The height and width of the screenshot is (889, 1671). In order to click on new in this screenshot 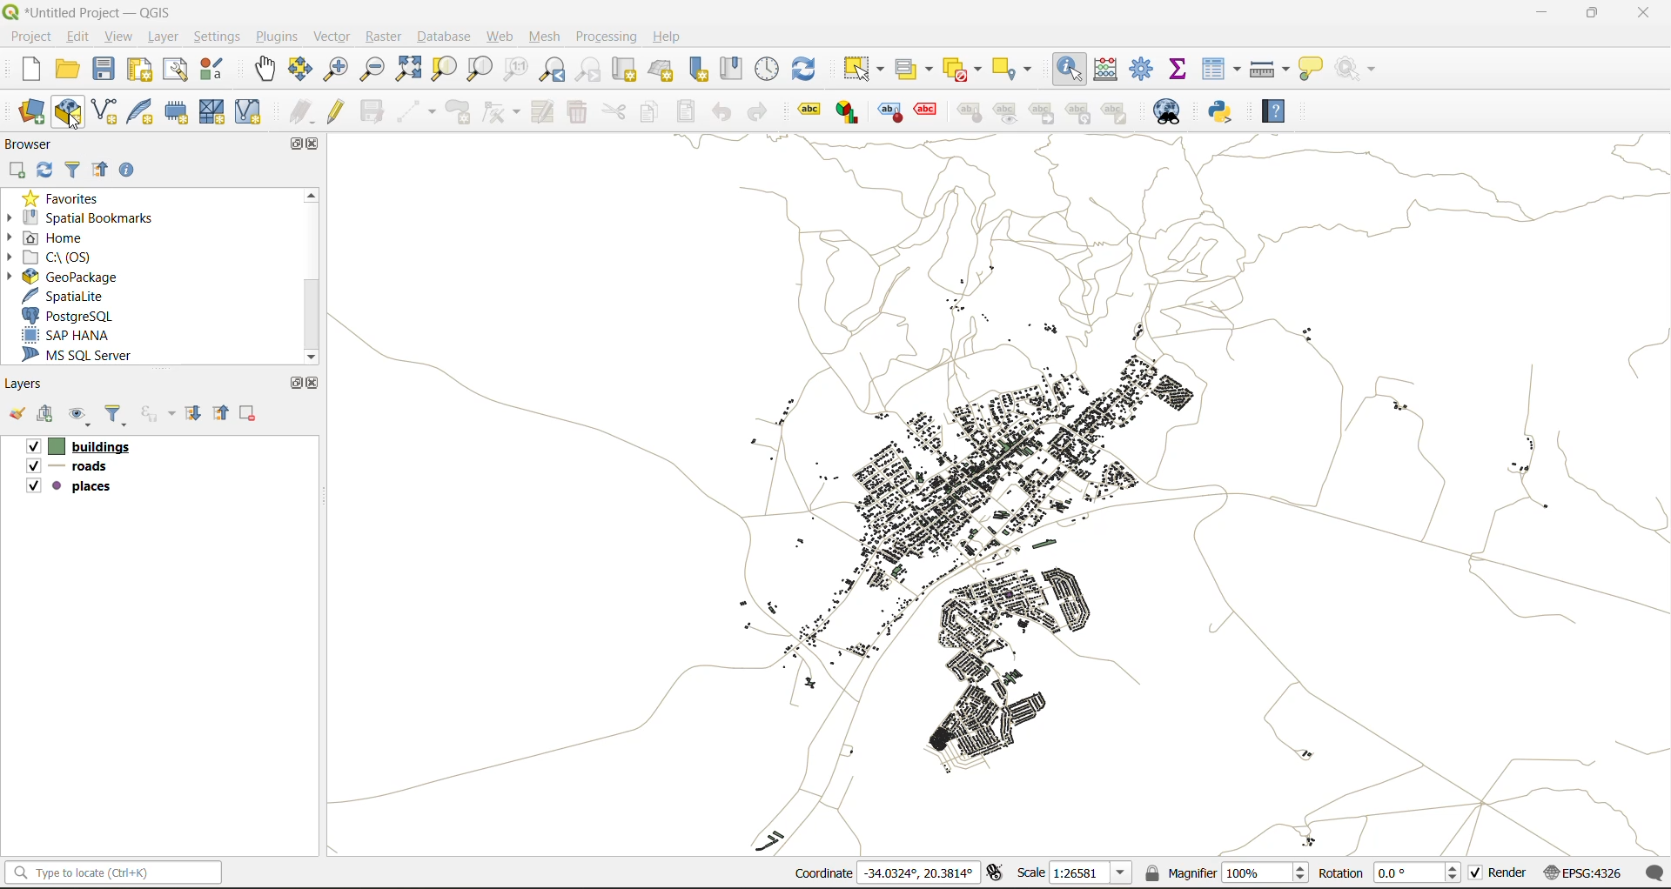, I will do `click(22, 71)`.